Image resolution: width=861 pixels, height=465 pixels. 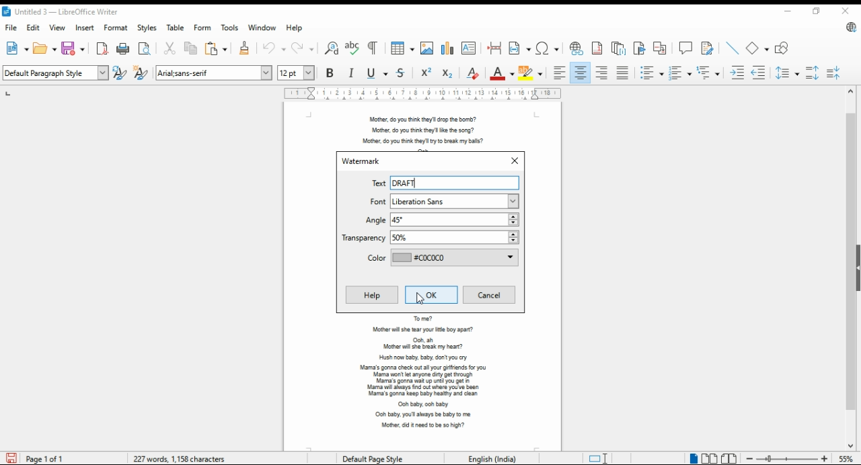 What do you see at coordinates (354, 48) in the screenshot?
I see `check spelling` at bounding box center [354, 48].